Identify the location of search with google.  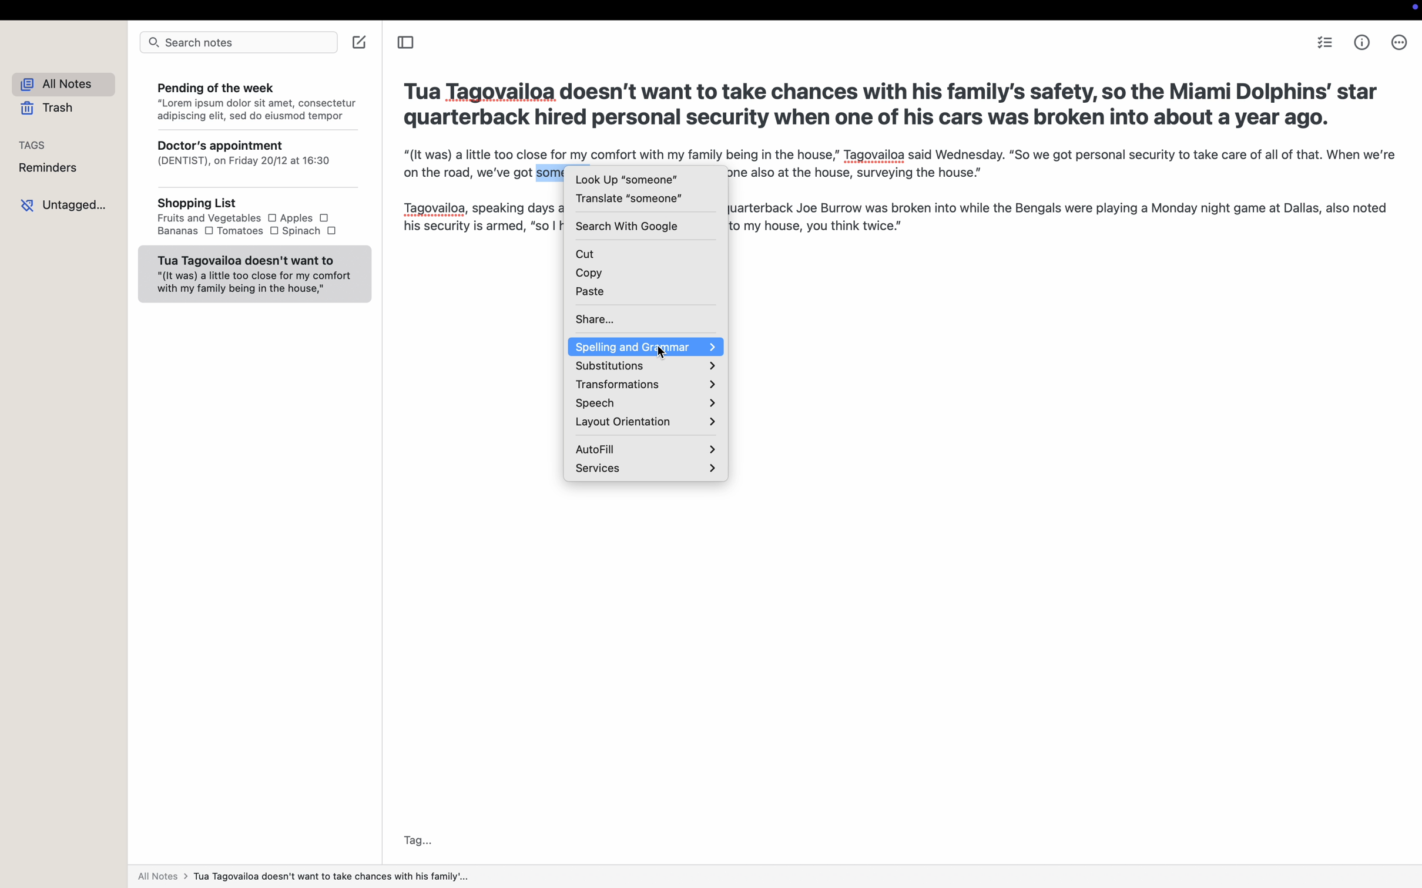
(627, 226).